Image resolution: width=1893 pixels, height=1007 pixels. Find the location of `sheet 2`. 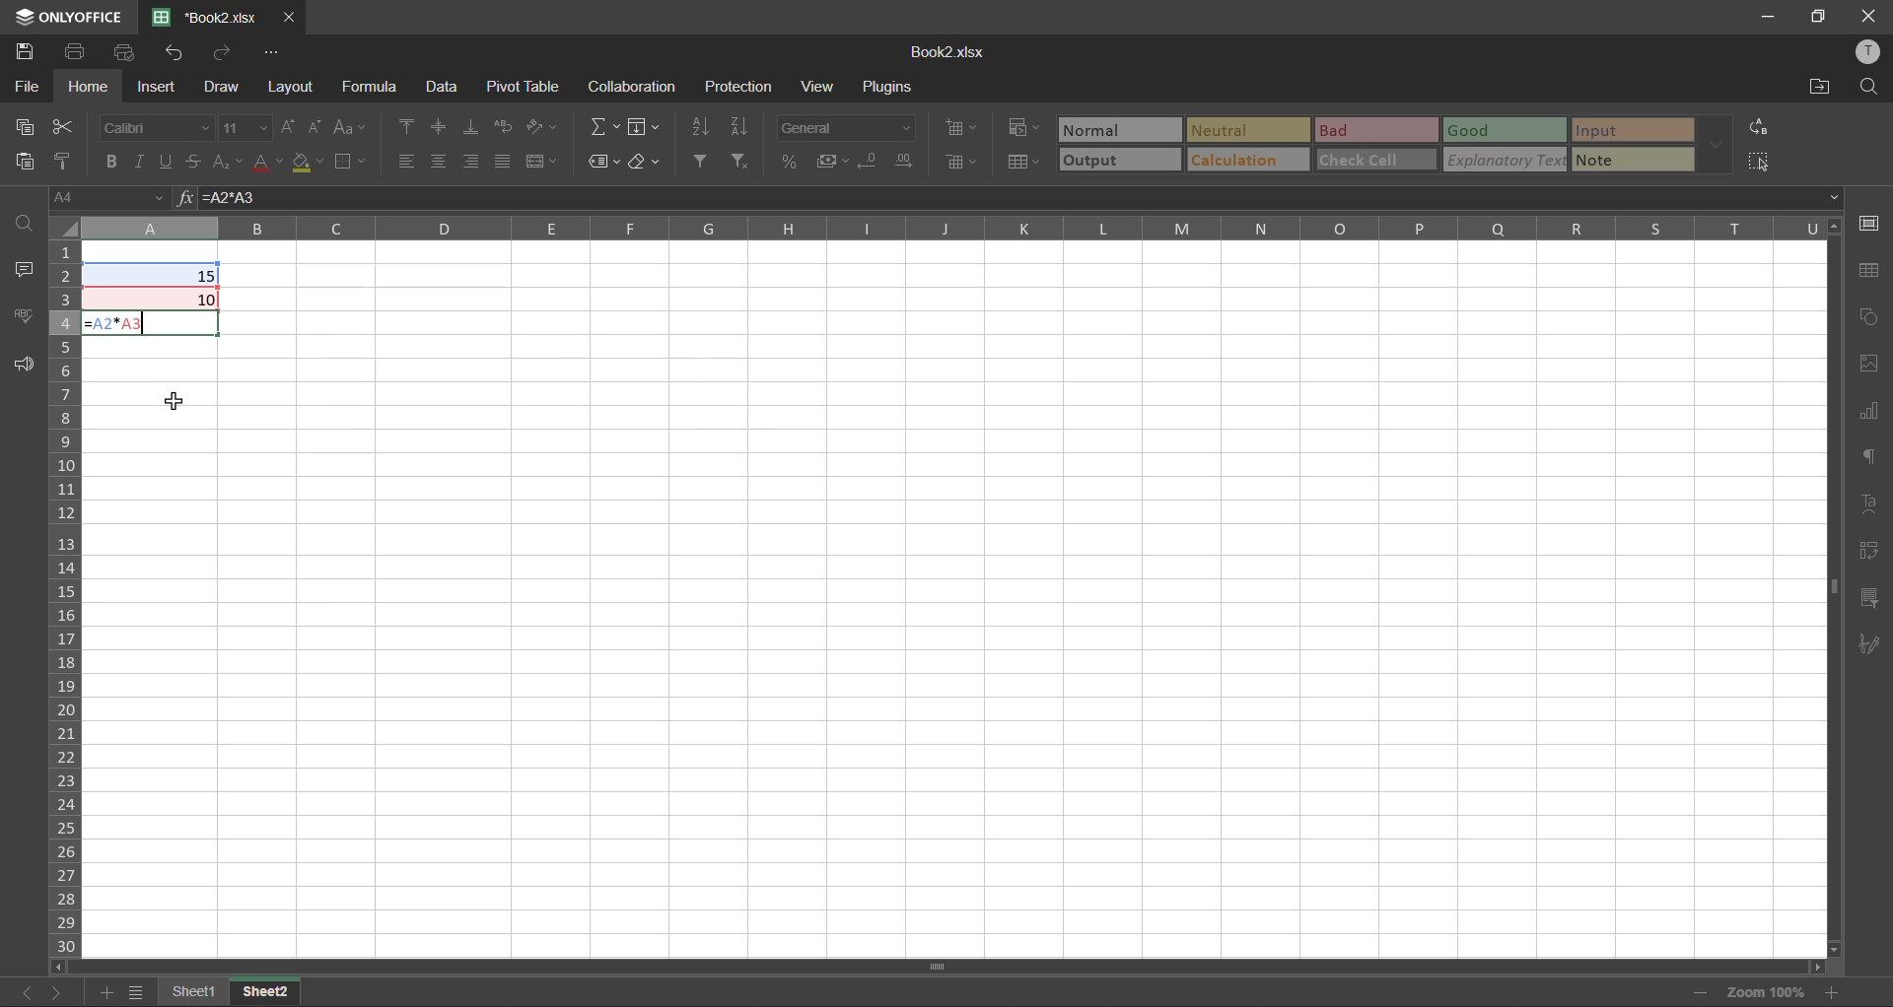

sheet 2 is located at coordinates (267, 991).